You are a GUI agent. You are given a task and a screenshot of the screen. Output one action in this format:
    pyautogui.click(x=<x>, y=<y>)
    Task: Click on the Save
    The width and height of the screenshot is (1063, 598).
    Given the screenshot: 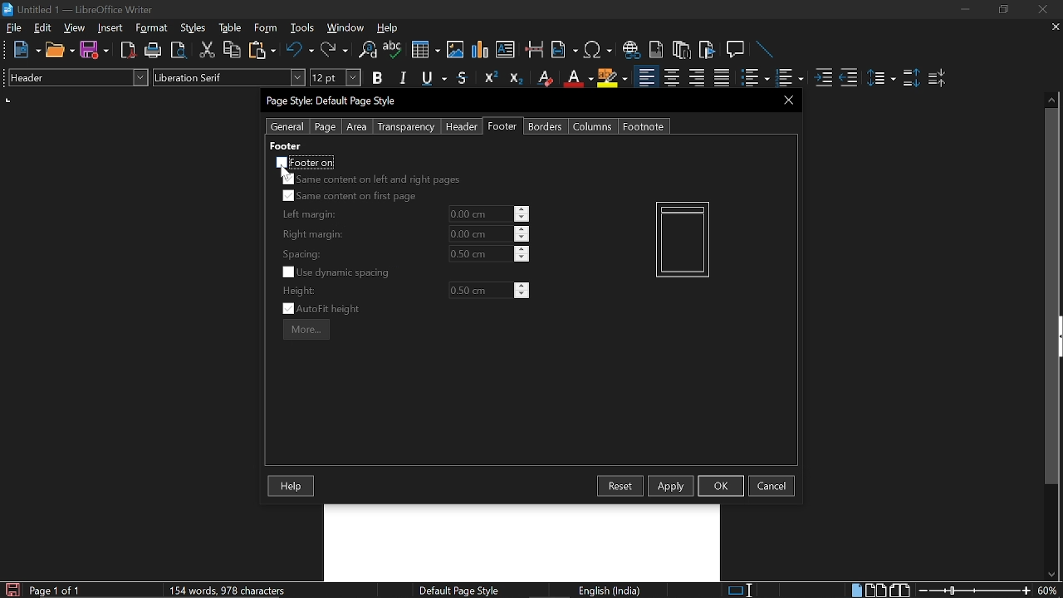 What is the action you would take?
    pyautogui.click(x=95, y=51)
    